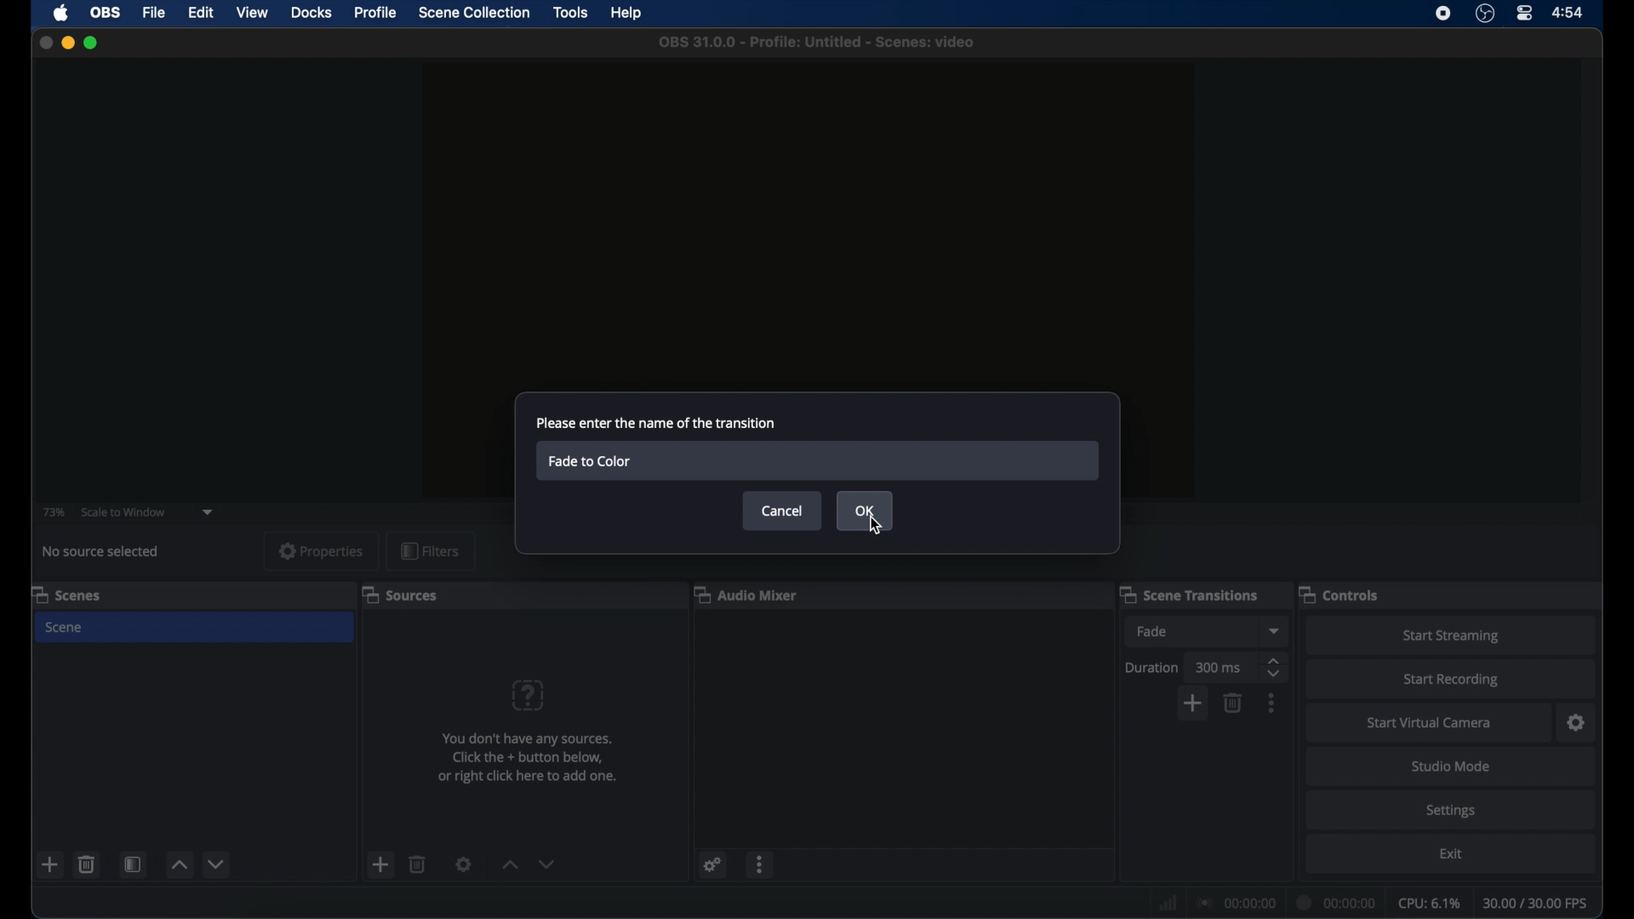 The width and height of the screenshot is (1634, 919). What do you see at coordinates (711, 864) in the screenshot?
I see `settings` at bounding box center [711, 864].